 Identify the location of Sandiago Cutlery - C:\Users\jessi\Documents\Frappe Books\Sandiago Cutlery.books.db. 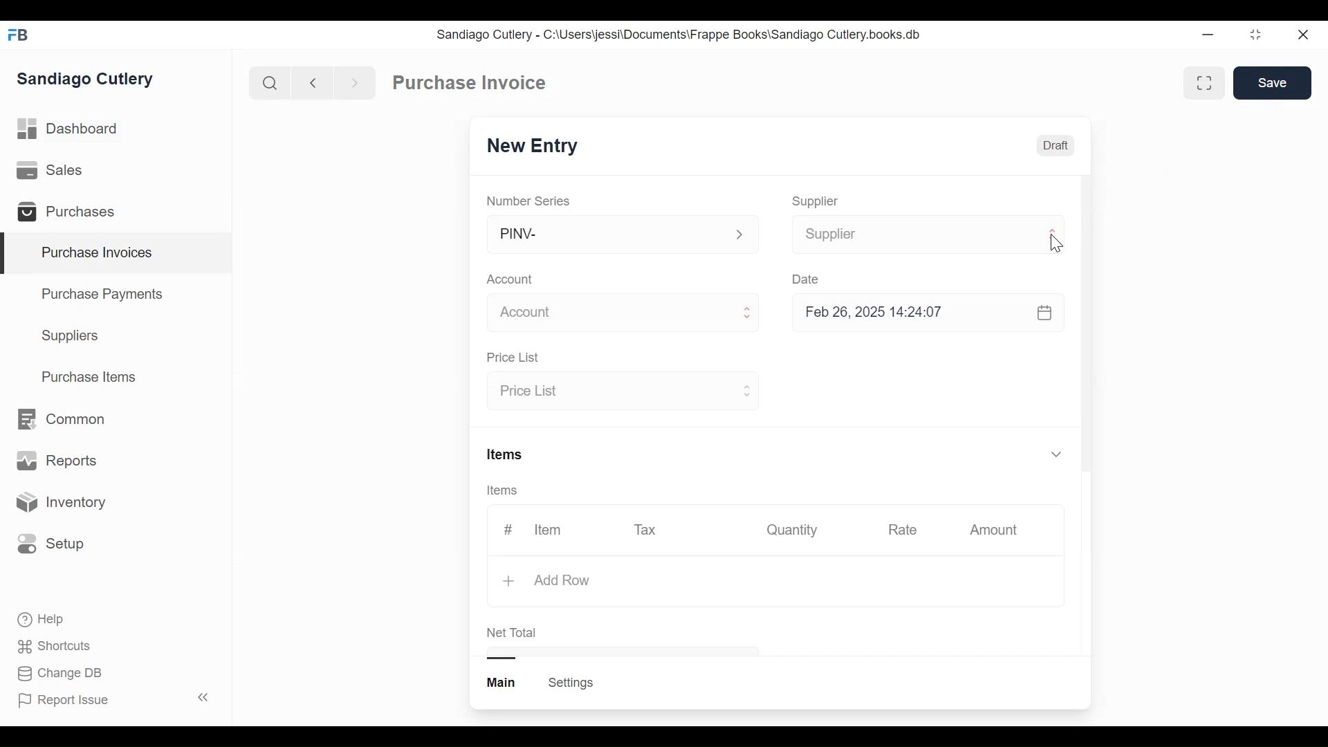
(679, 35).